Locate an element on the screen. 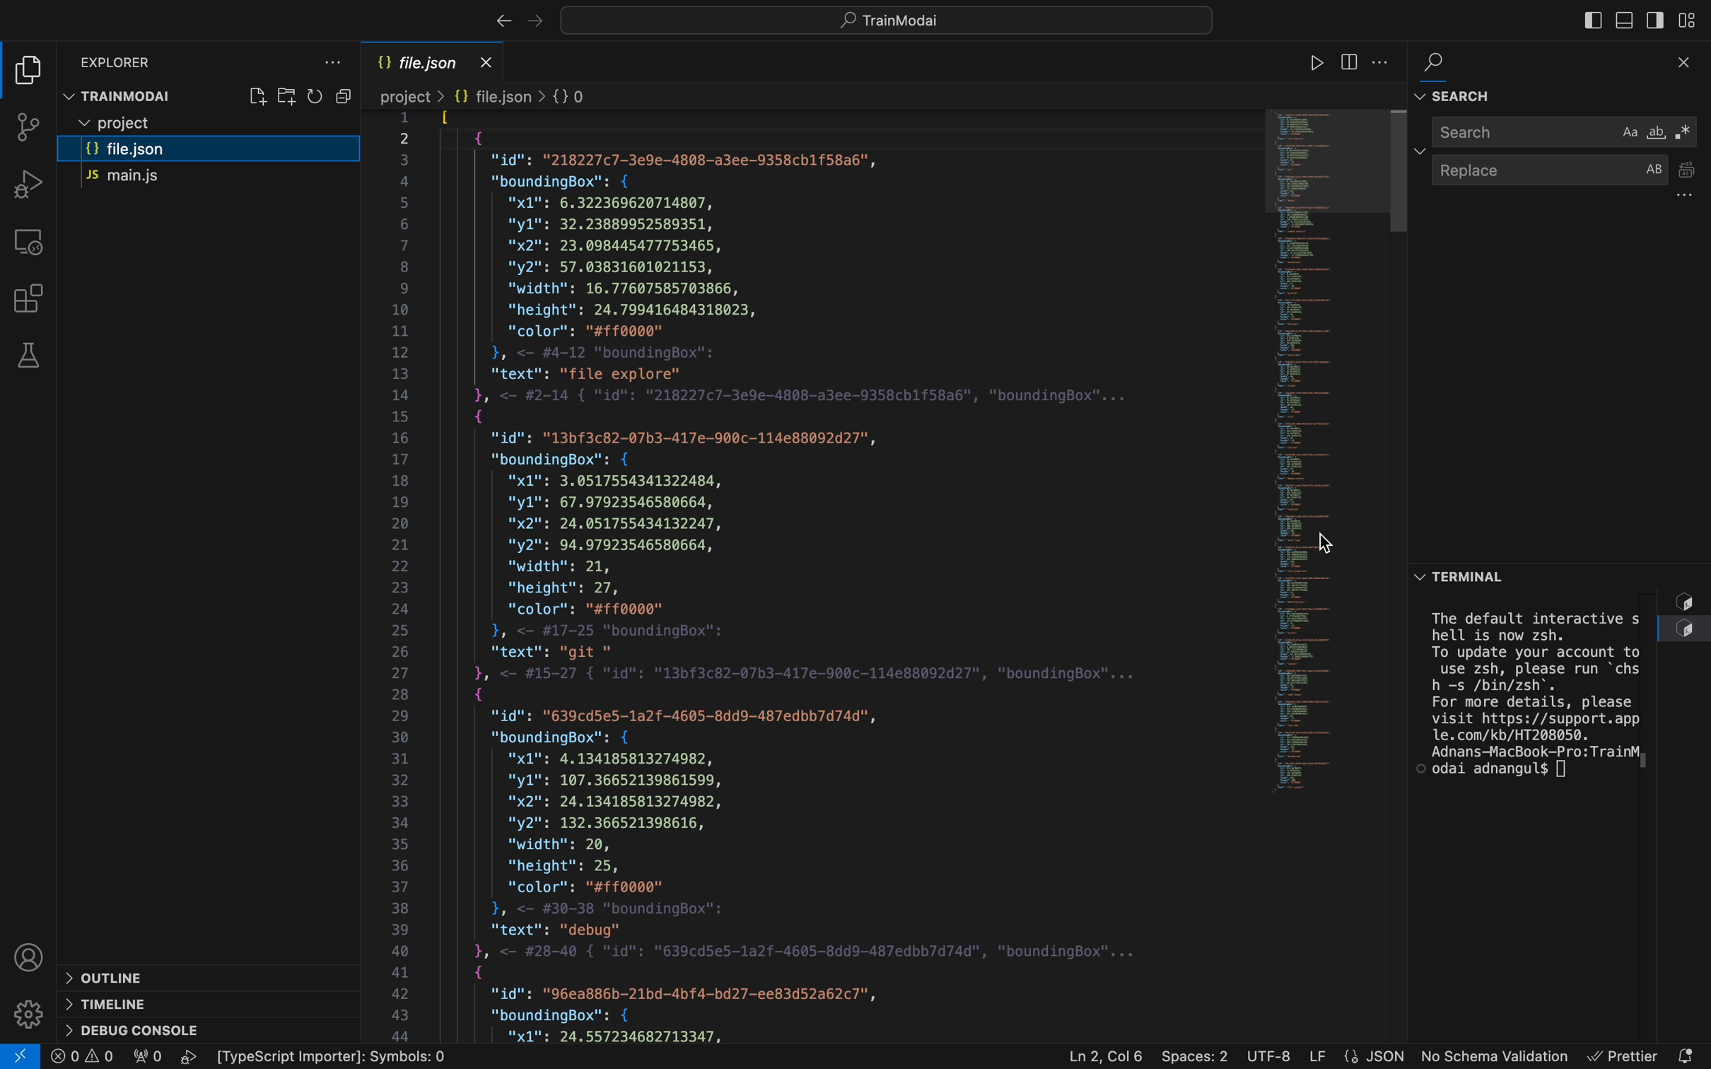  main.js is located at coordinates (172, 179).